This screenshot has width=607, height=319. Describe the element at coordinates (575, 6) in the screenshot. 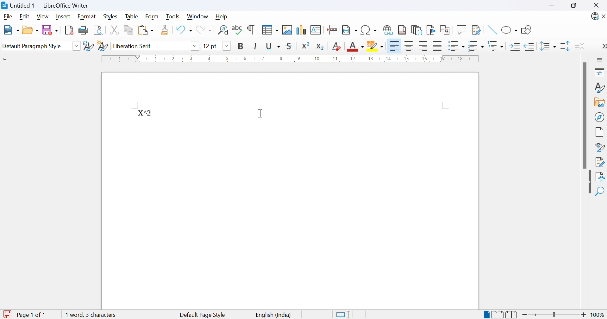

I see `Restore down` at that location.